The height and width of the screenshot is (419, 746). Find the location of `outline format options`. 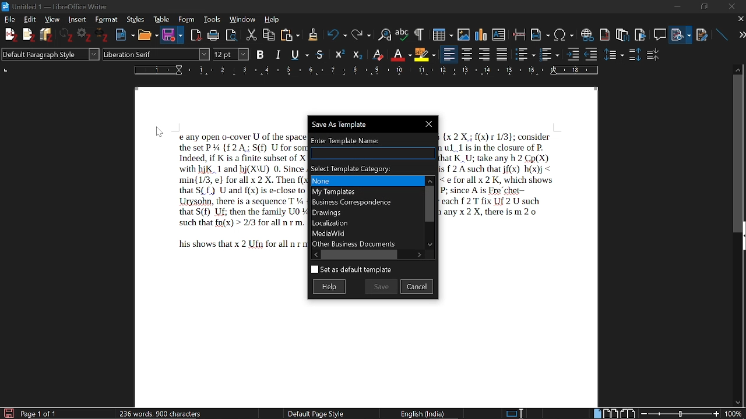

outline format options is located at coordinates (594, 54).